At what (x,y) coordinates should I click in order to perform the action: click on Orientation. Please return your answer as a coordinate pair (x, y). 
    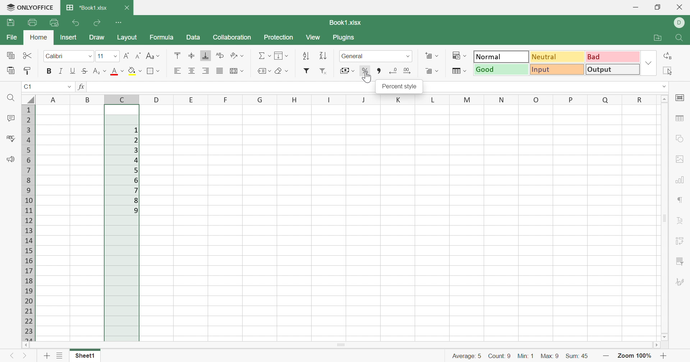
    Looking at the image, I should click on (238, 56).